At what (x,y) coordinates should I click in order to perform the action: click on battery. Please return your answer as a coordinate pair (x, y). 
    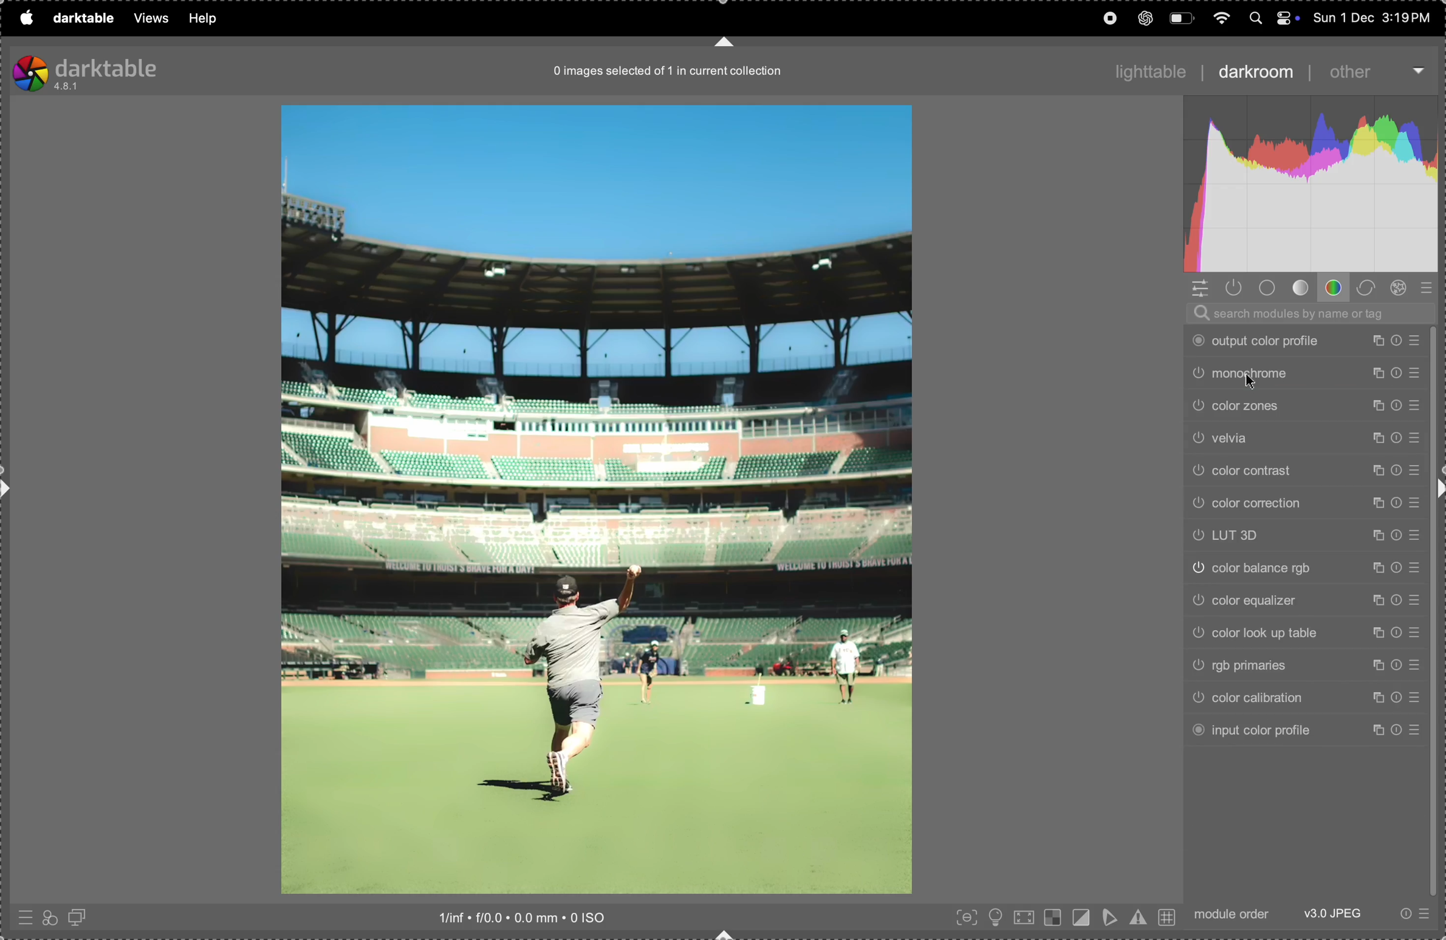
    Looking at the image, I should click on (1180, 18).